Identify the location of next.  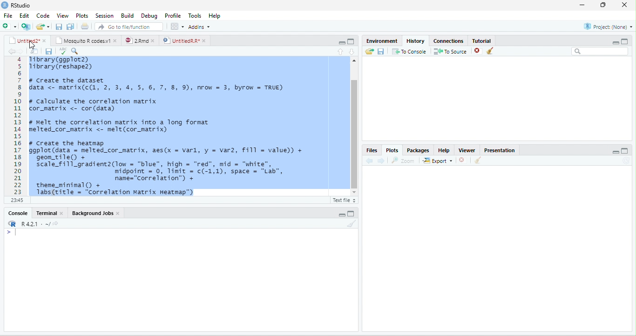
(384, 160).